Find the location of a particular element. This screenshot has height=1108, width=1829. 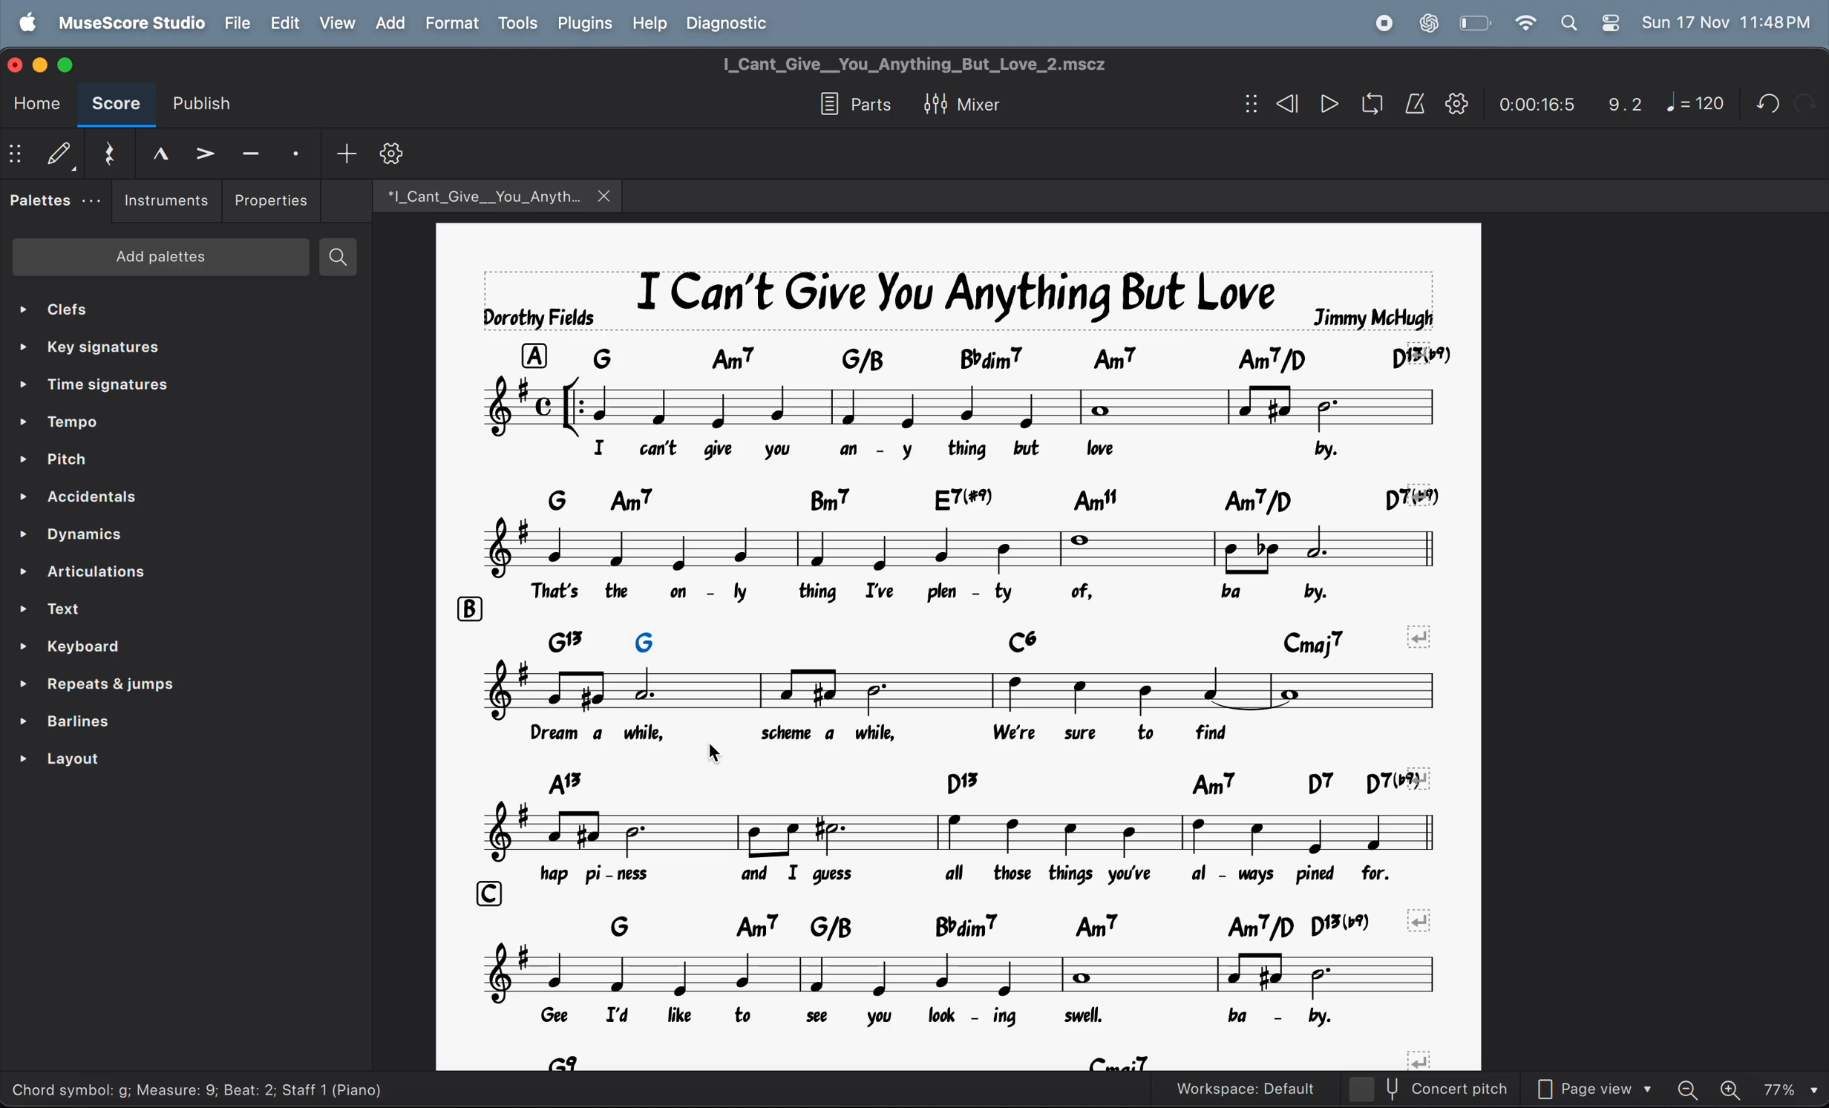

loop playback is located at coordinates (1367, 105).